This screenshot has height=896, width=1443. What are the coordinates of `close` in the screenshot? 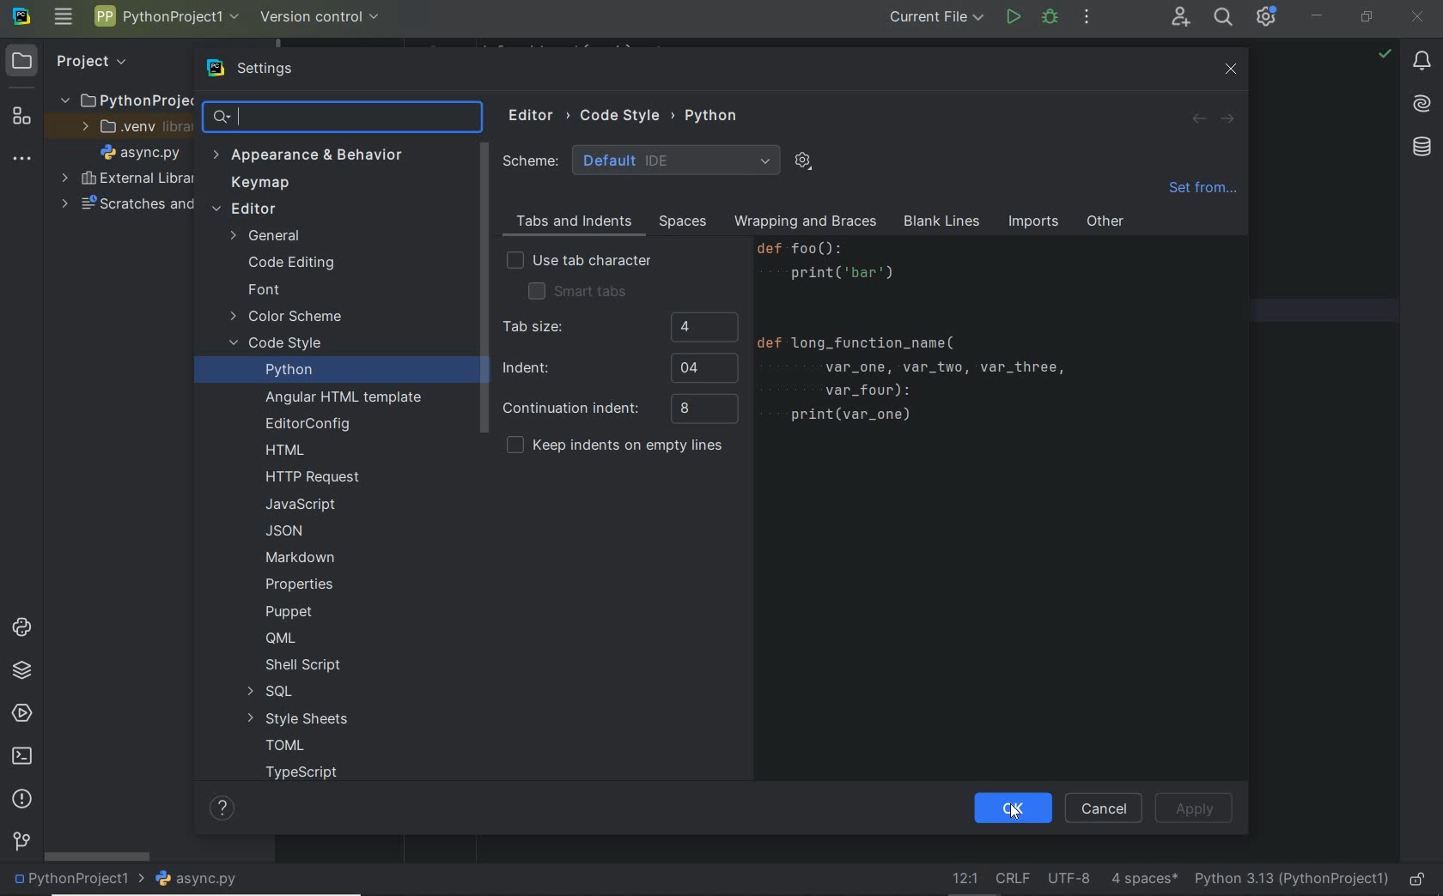 It's located at (1232, 70).